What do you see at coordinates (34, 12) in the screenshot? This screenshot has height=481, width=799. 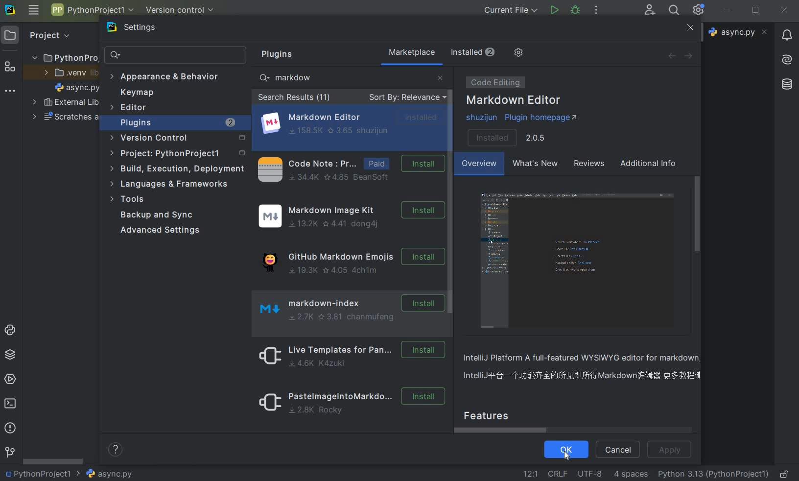 I see `main menu` at bounding box center [34, 12].